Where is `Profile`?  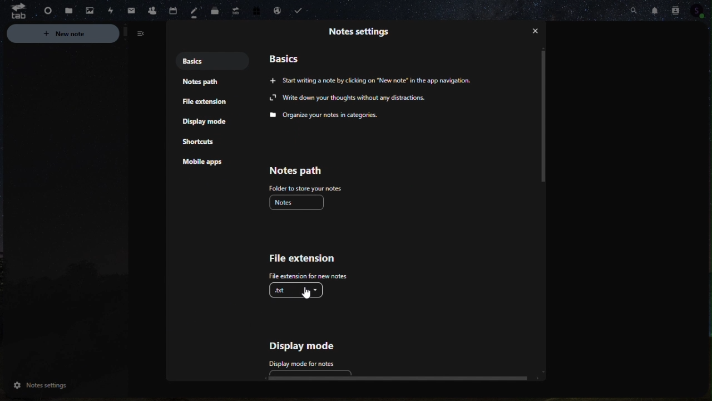 Profile is located at coordinates (700, 9).